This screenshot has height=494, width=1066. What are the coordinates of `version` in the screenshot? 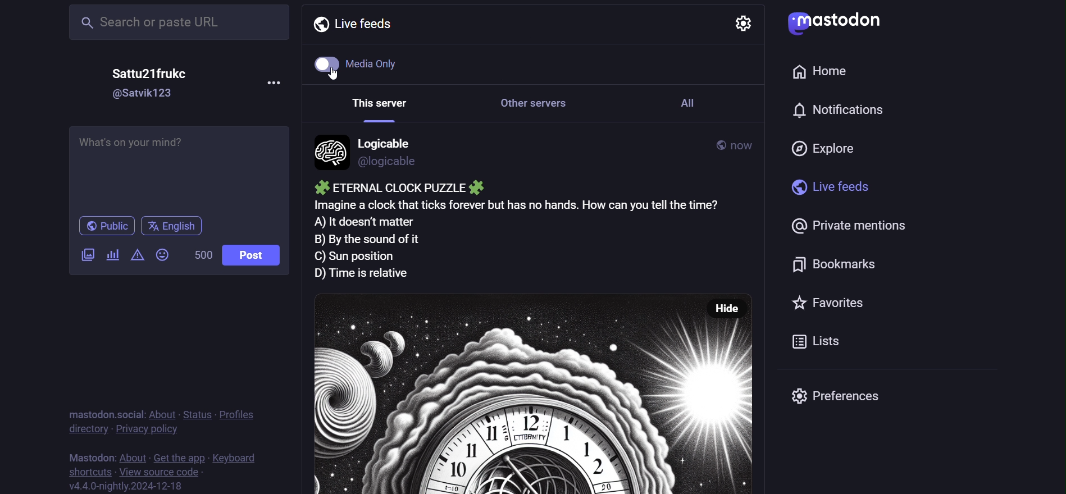 It's located at (126, 486).